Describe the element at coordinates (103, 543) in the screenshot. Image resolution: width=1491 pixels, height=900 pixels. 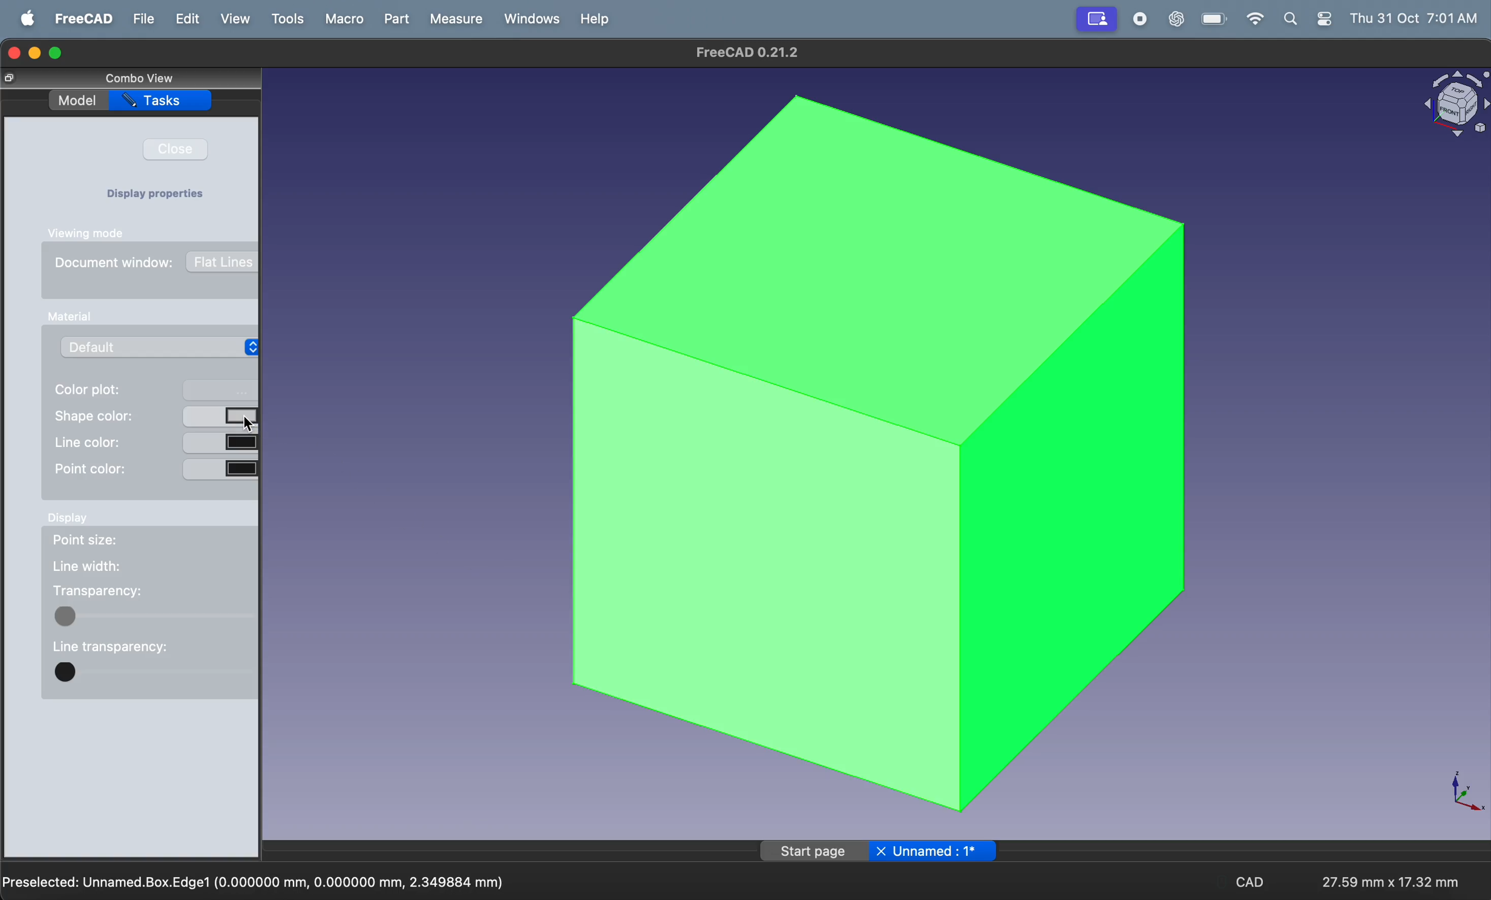
I see `point size` at that location.